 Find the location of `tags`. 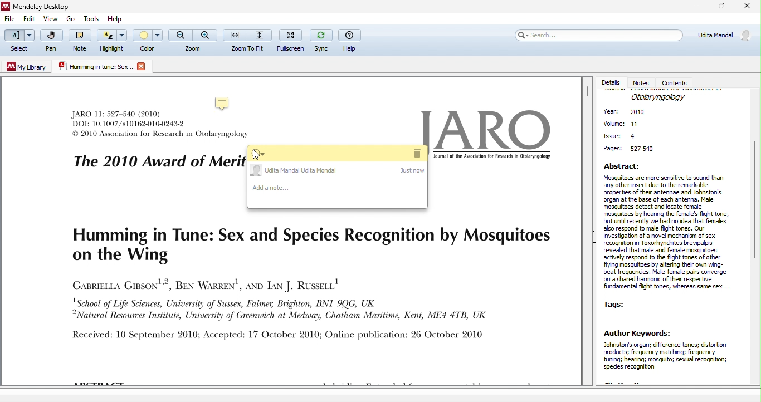

tags is located at coordinates (619, 304).